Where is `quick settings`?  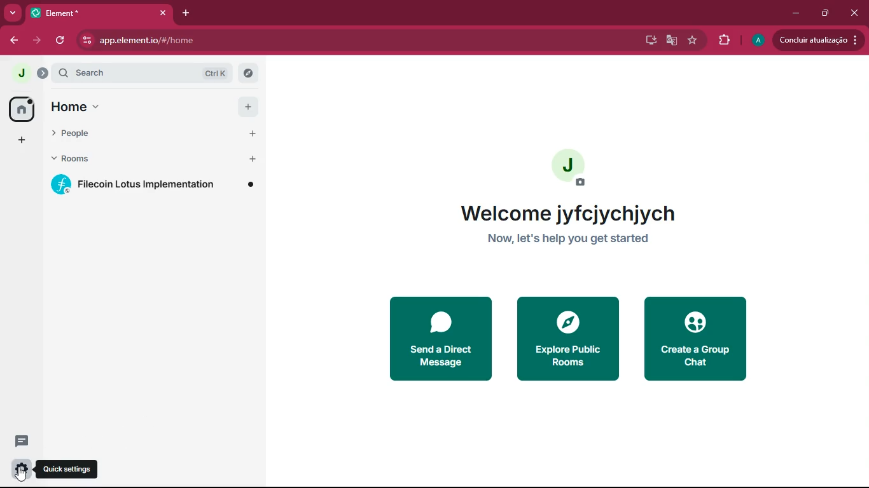 quick settings is located at coordinates (22, 469).